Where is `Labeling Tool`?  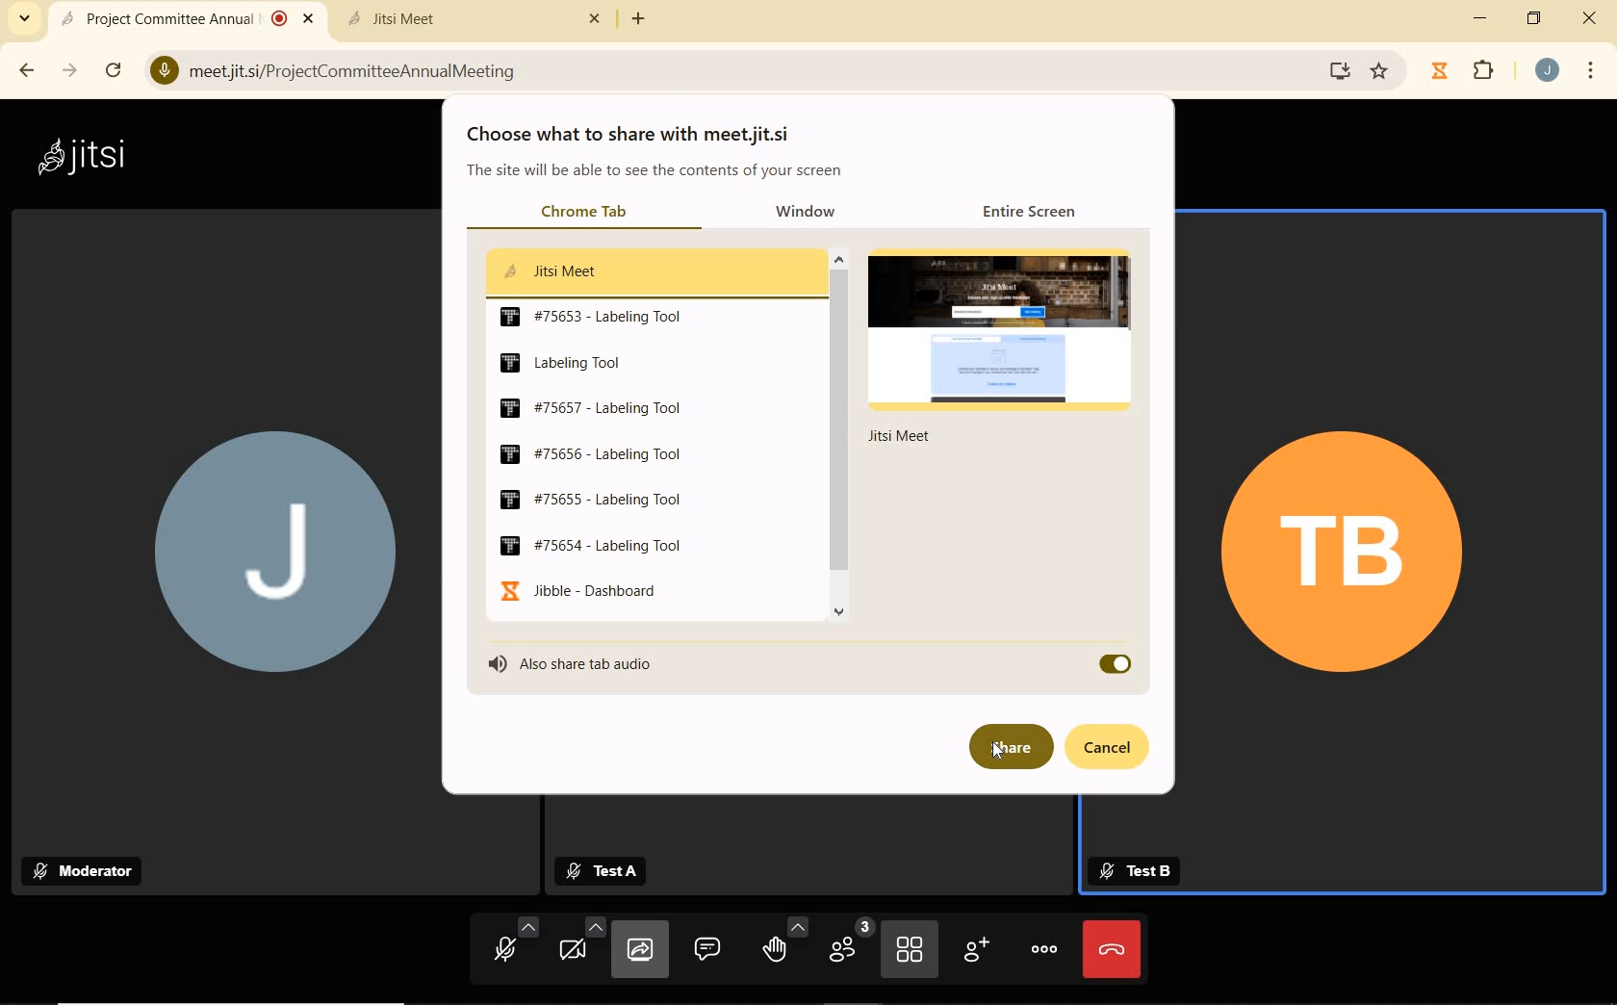 Labeling Tool is located at coordinates (561, 362).